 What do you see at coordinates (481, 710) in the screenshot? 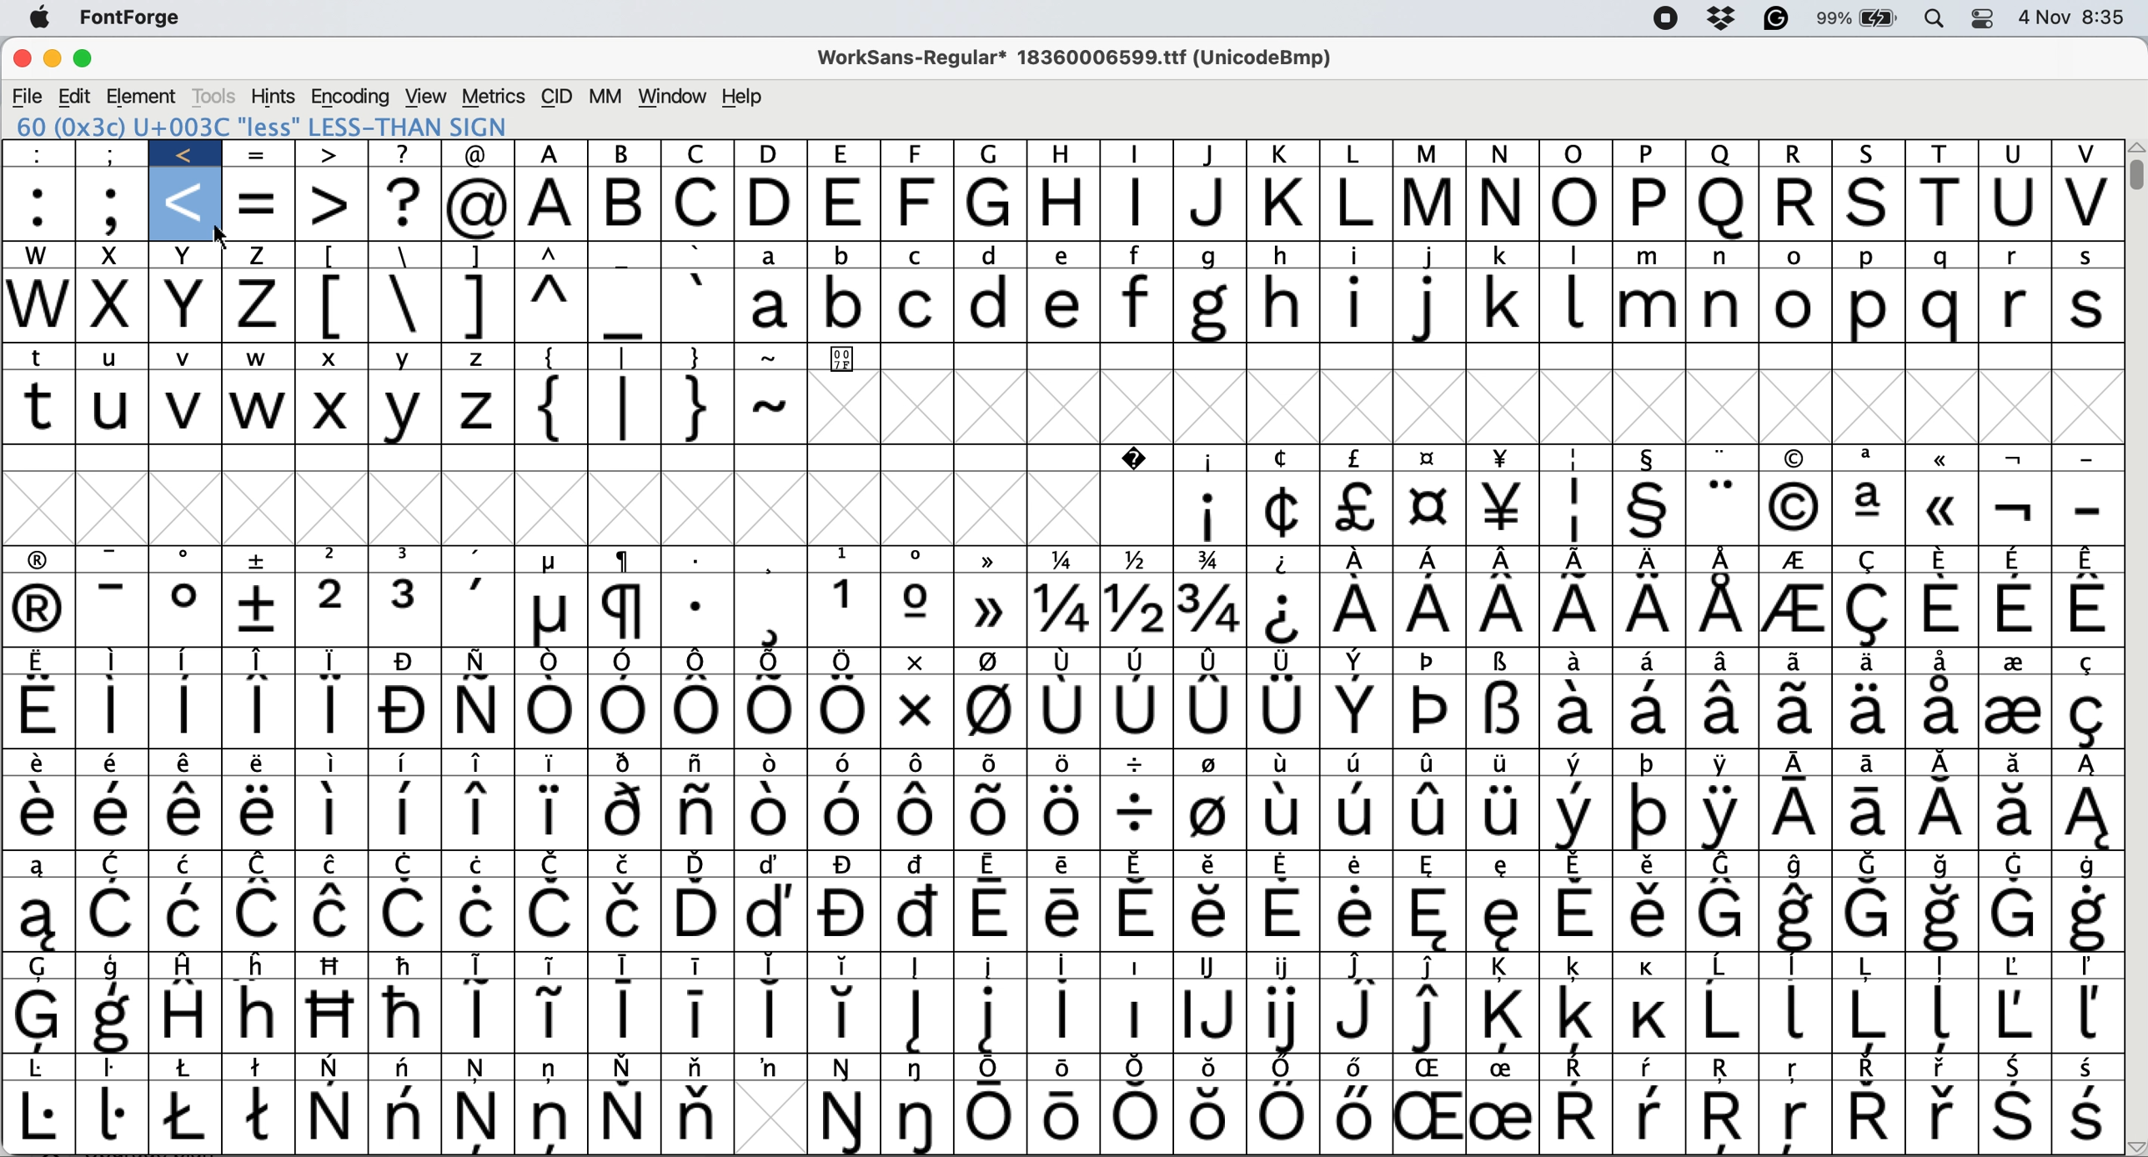
I see `Symbol` at bounding box center [481, 710].